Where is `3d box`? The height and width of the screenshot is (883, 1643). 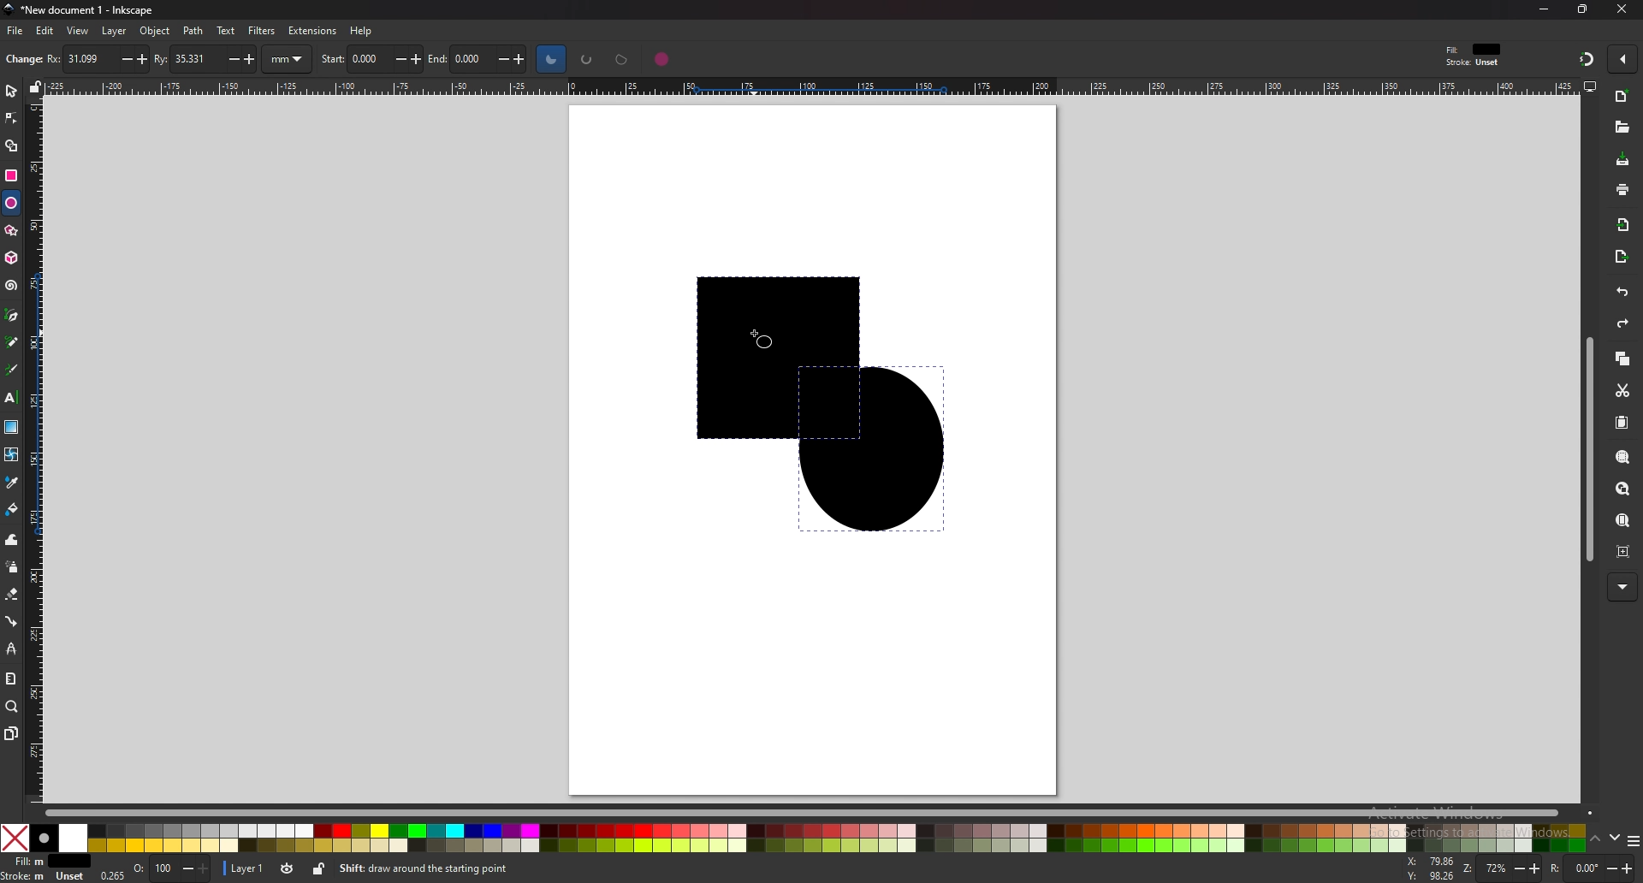 3d box is located at coordinates (11, 258).